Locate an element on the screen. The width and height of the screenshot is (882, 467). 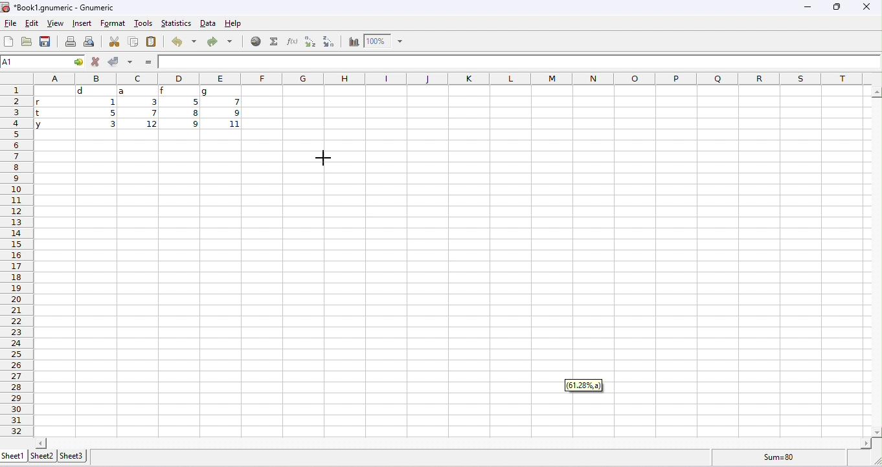
row numbers is located at coordinates (16, 262).